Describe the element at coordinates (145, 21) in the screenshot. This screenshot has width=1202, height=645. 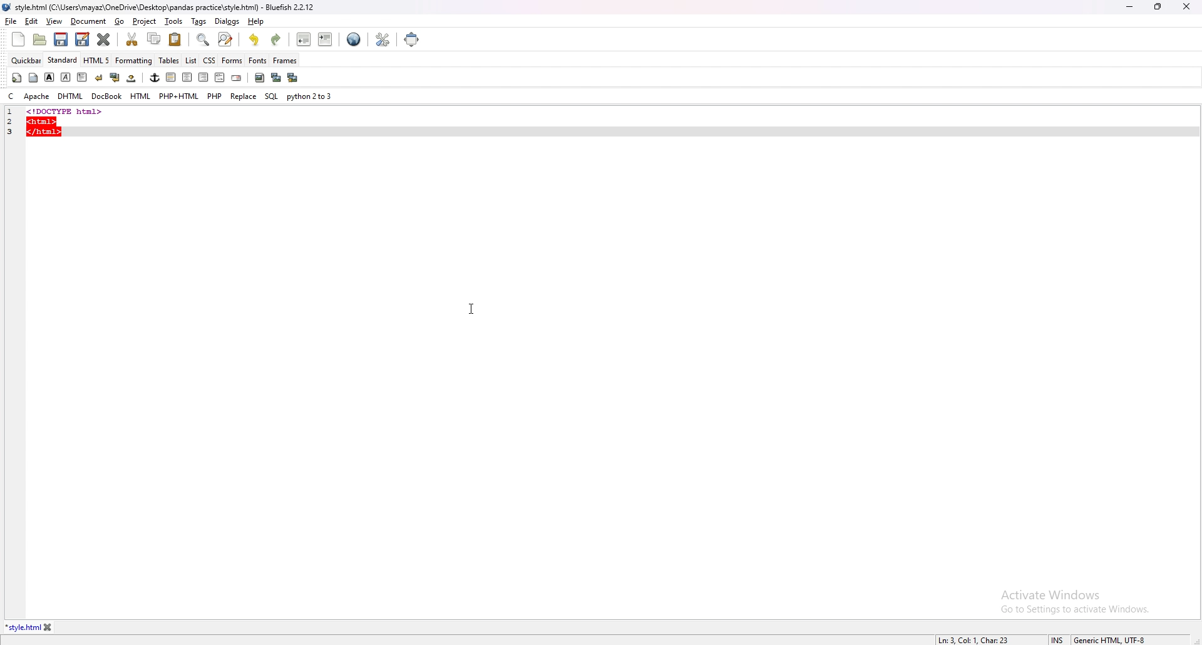
I see `project` at that location.